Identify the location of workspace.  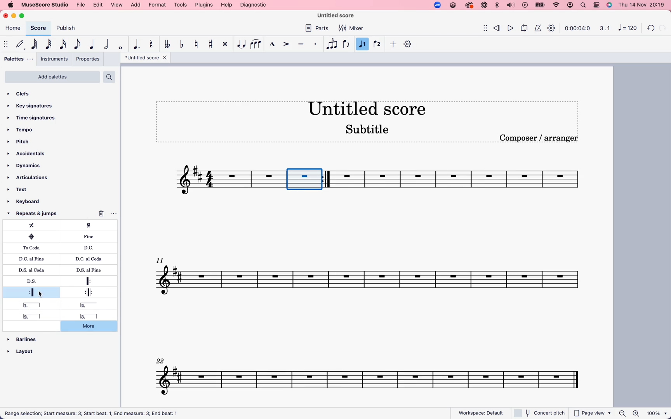
(481, 411).